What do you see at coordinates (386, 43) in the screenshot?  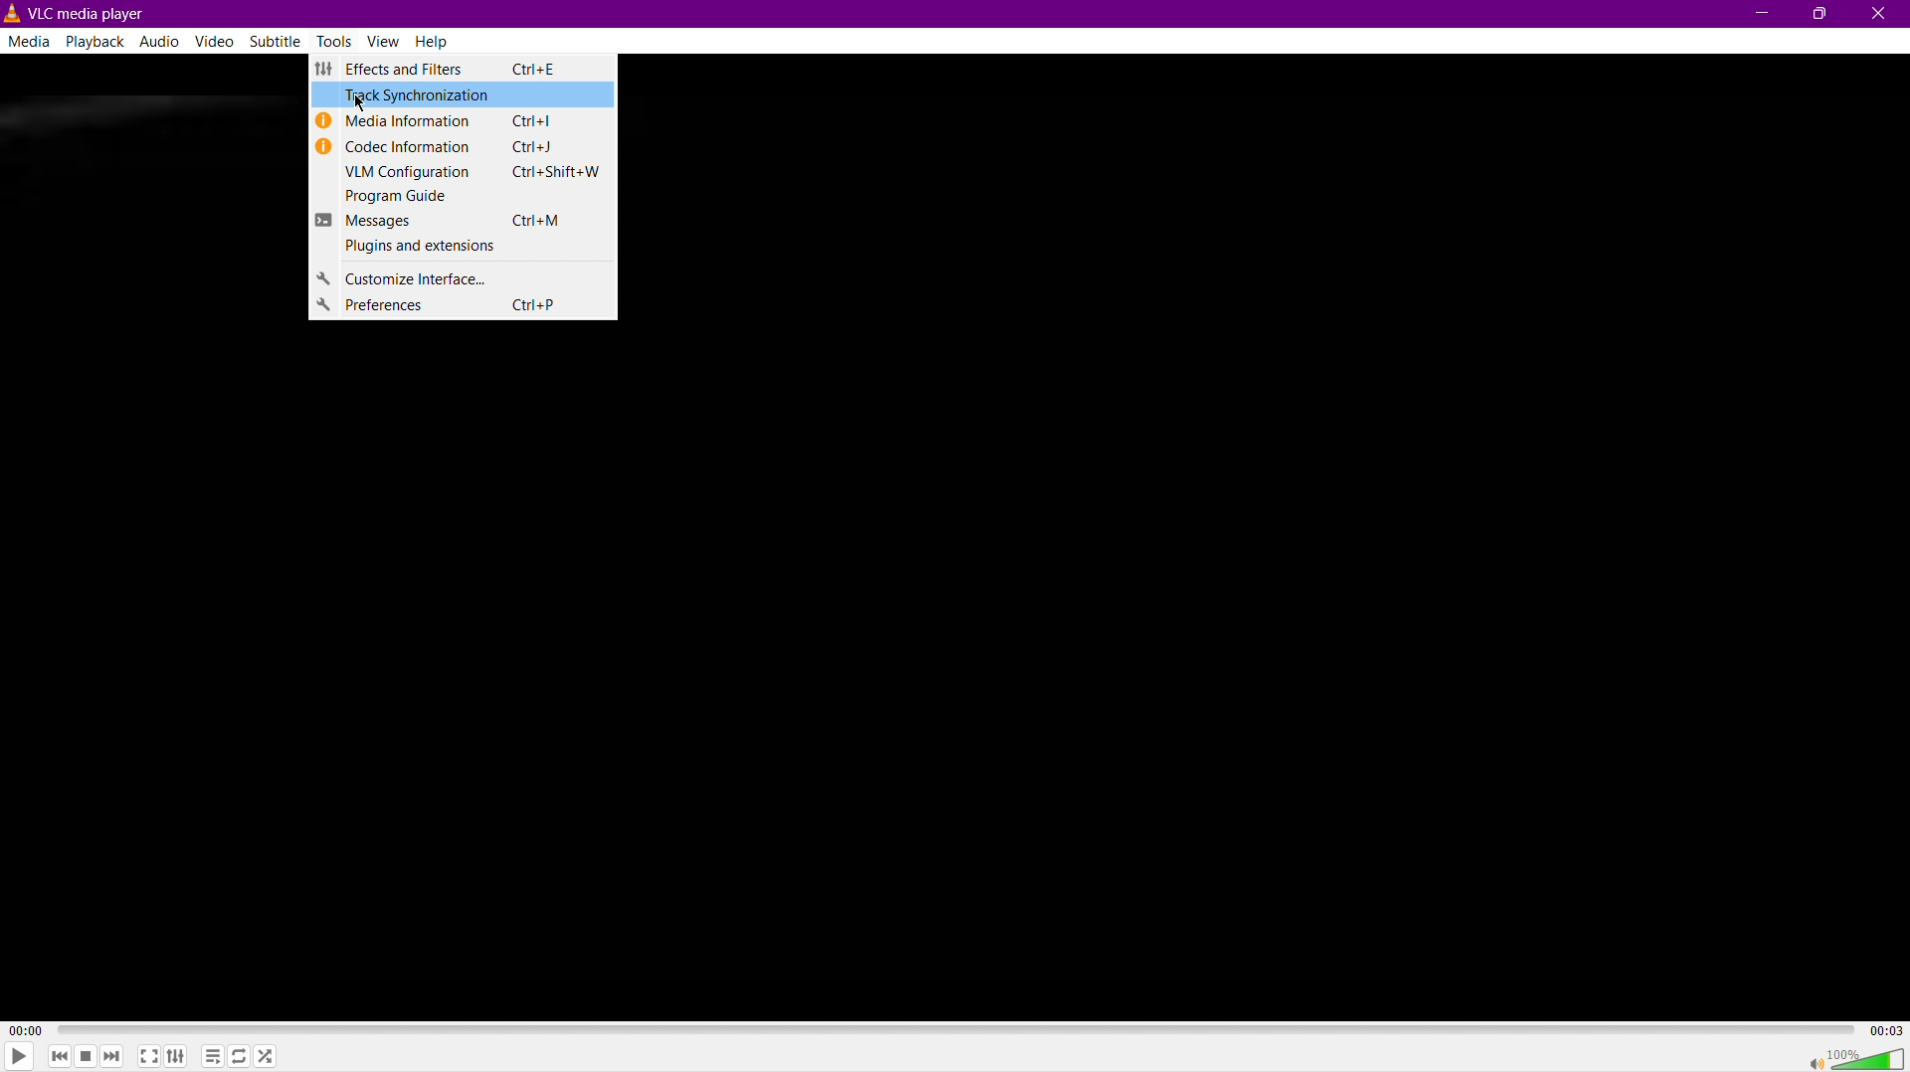 I see `View` at bounding box center [386, 43].